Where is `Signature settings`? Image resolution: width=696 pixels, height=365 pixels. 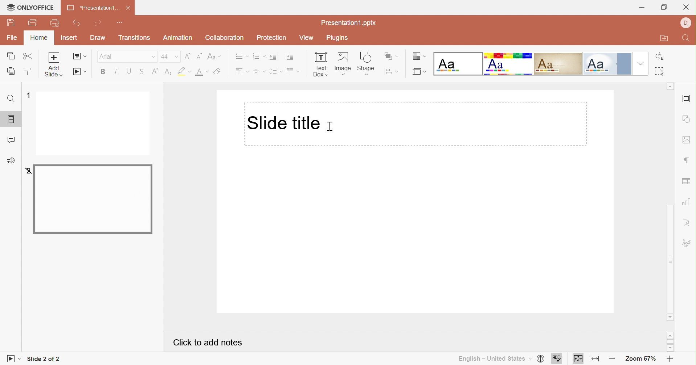
Signature settings is located at coordinates (687, 243).